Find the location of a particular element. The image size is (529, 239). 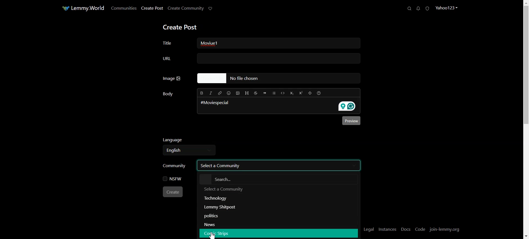

Hyperlink is located at coordinates (220, 93).